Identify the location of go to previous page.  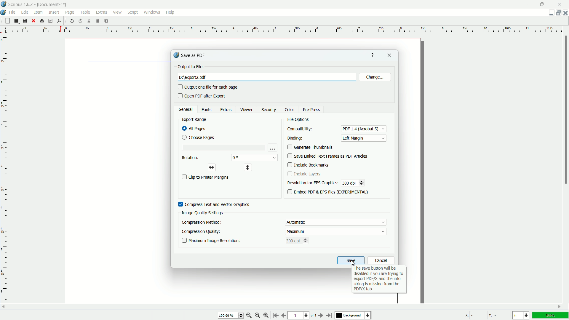
(282, 316).